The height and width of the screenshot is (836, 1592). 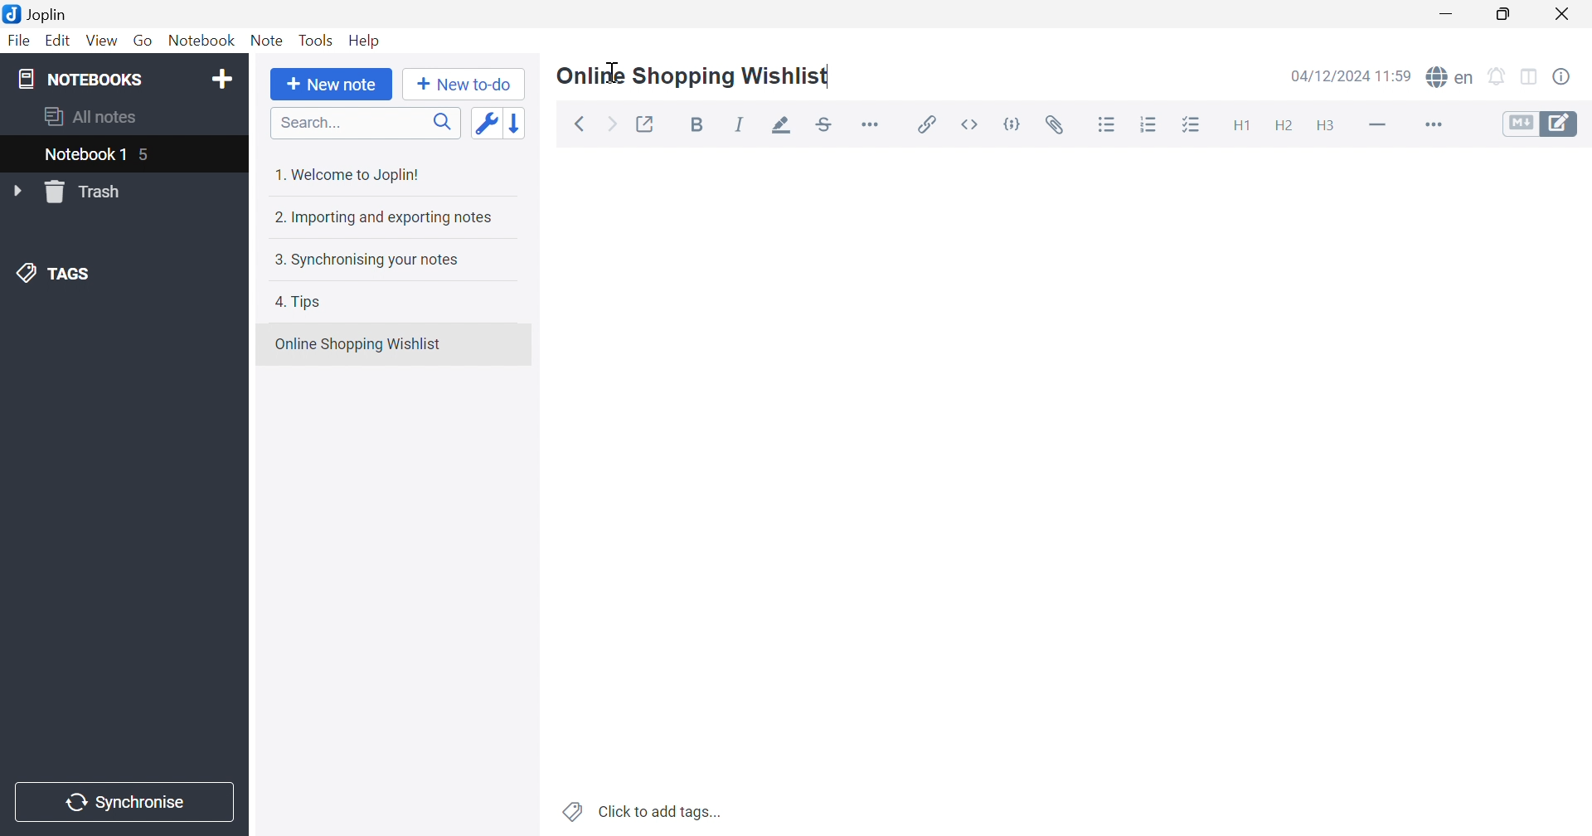 What do you see at coordinates (17, 190) in the screenshot?
I see `Drop Down` at bounding box center [17, 190].